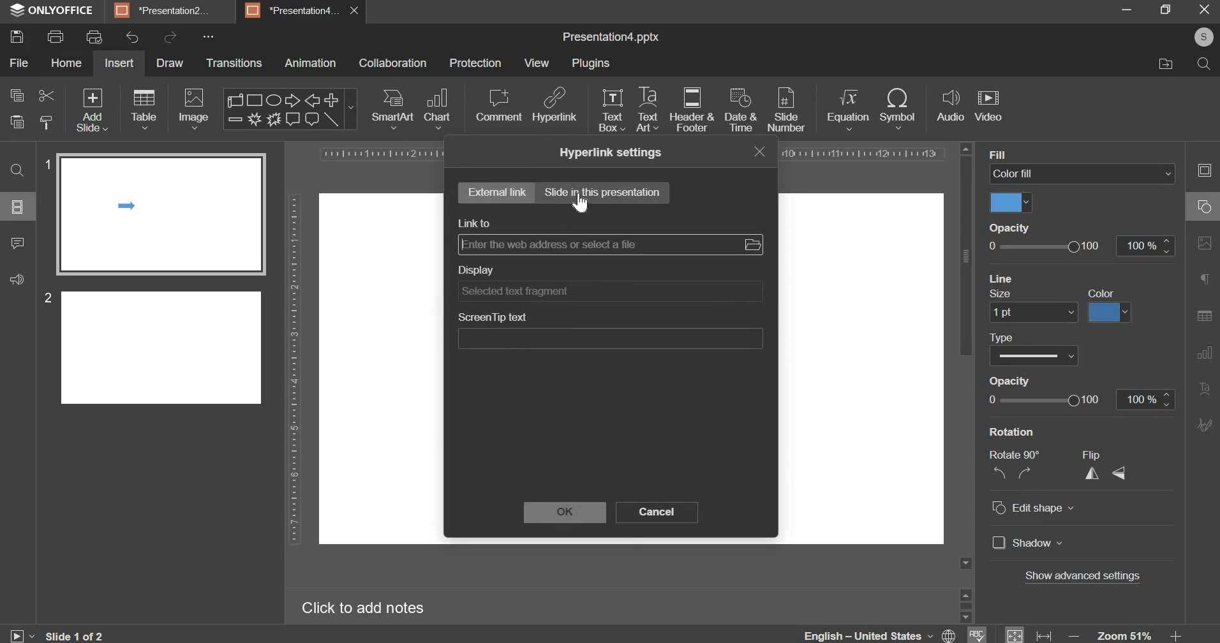 The width and height of the screenshot is (1220, 643). I want to click on , so click(1090, 577).